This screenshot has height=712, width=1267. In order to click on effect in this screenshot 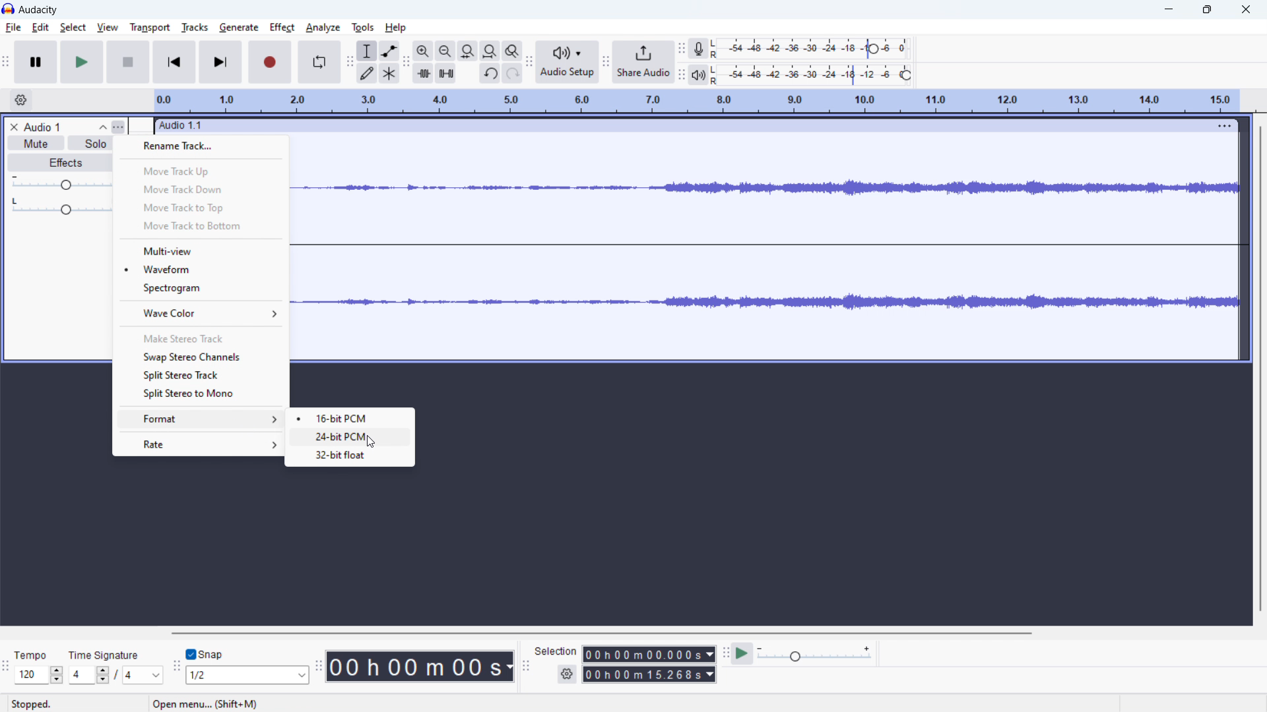, I will do `click(283, 28)`.